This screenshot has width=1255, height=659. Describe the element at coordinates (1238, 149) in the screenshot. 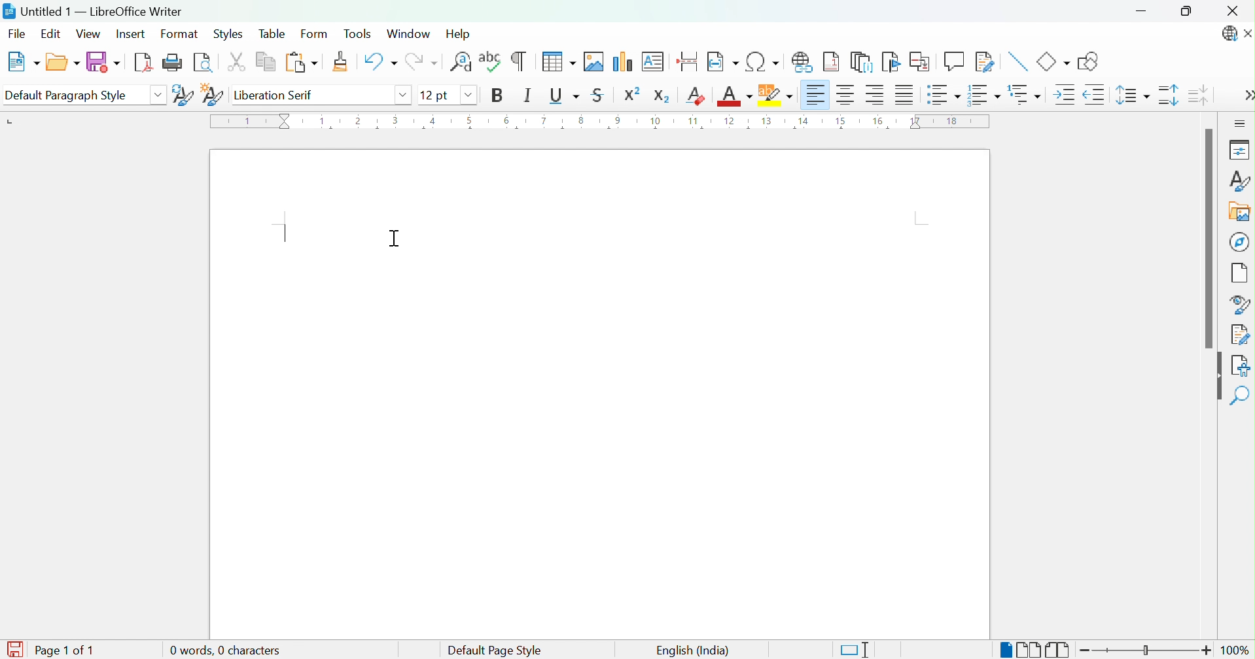

I see `Properties` at that location.